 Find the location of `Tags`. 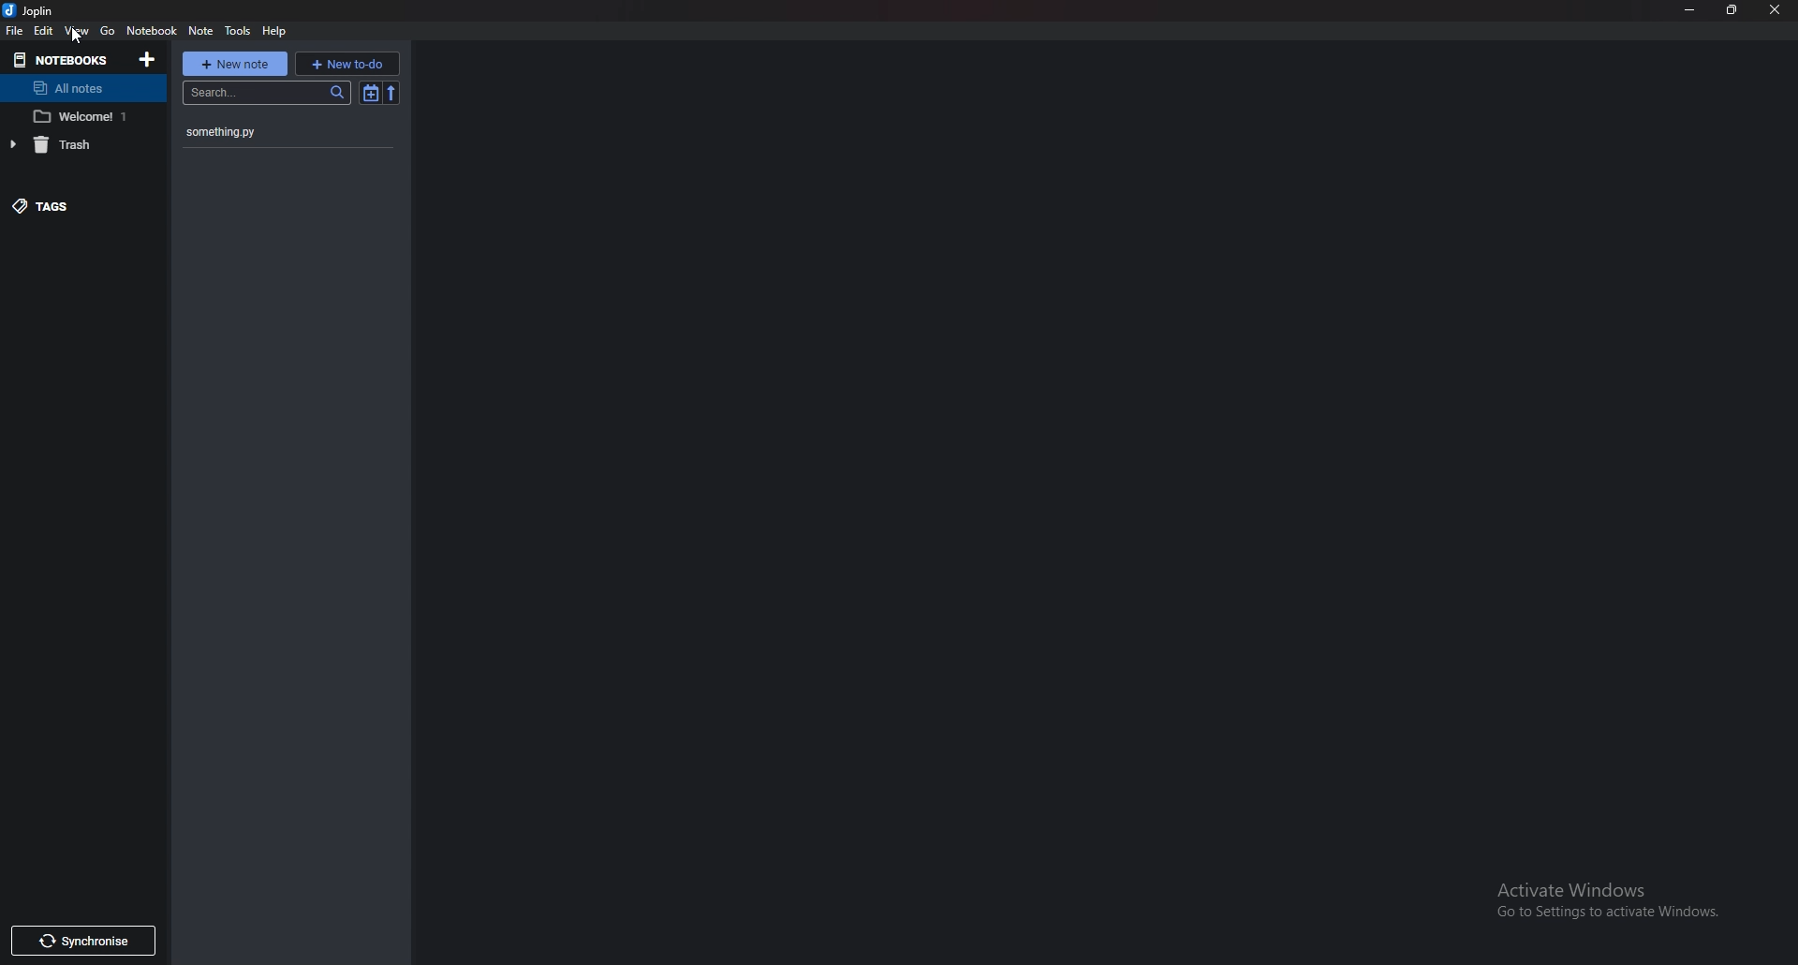

Tags is located at coordinates (82, 204).